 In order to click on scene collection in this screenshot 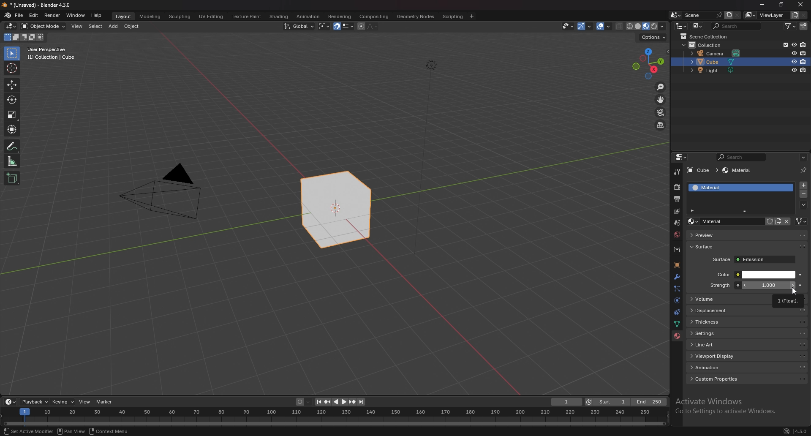, I will do `click(706, 37)`.